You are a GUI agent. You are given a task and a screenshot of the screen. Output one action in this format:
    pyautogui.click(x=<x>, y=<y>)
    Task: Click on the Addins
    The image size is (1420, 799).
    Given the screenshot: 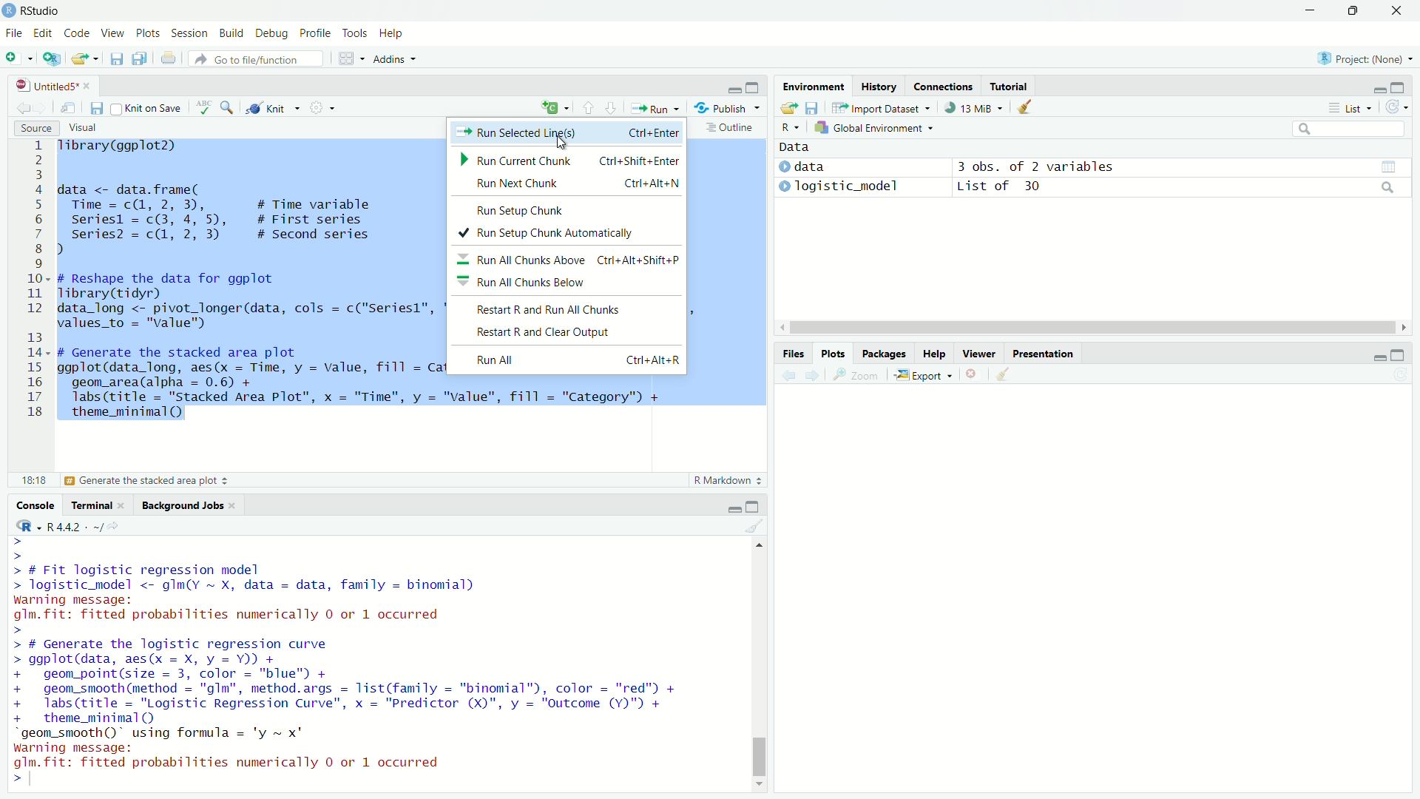 What is the action you would take?
    pyautogui.click(x=390, y=59)
    